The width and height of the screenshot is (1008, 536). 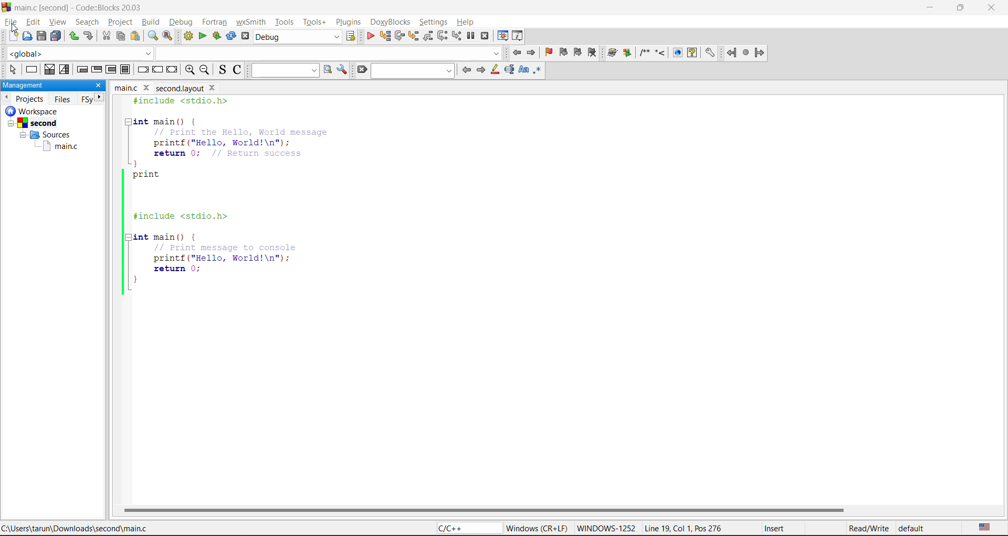 I want to click on new, so click(x=9, y=38).